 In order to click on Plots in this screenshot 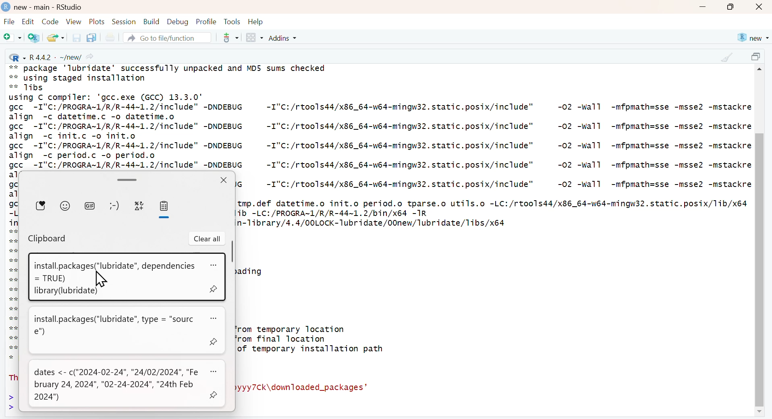, I will do `click(97, 21)`.